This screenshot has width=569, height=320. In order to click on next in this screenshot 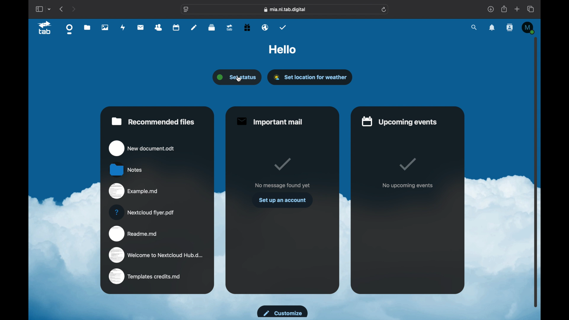, I will do `click(73, 9)`.